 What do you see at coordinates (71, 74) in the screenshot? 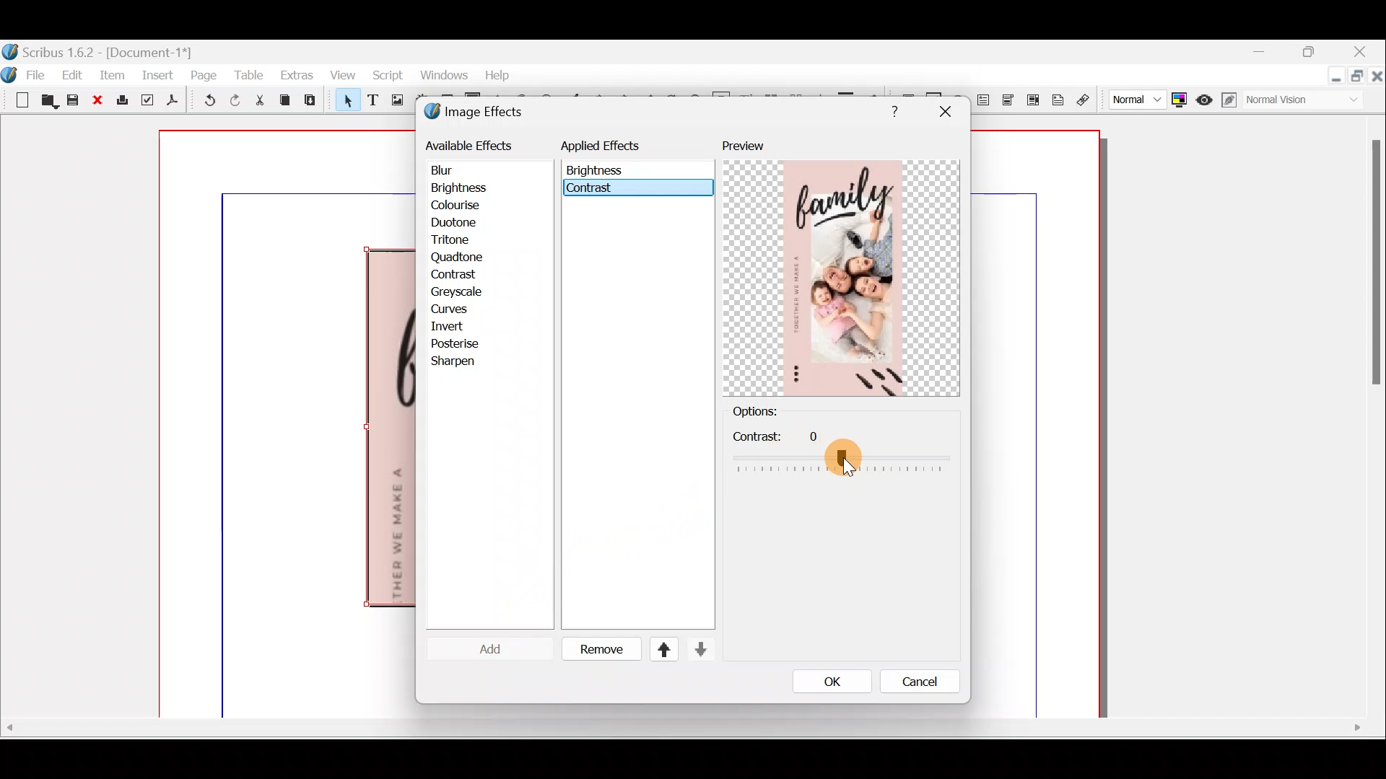
I see `Edit` at bounding box center [71, 74].